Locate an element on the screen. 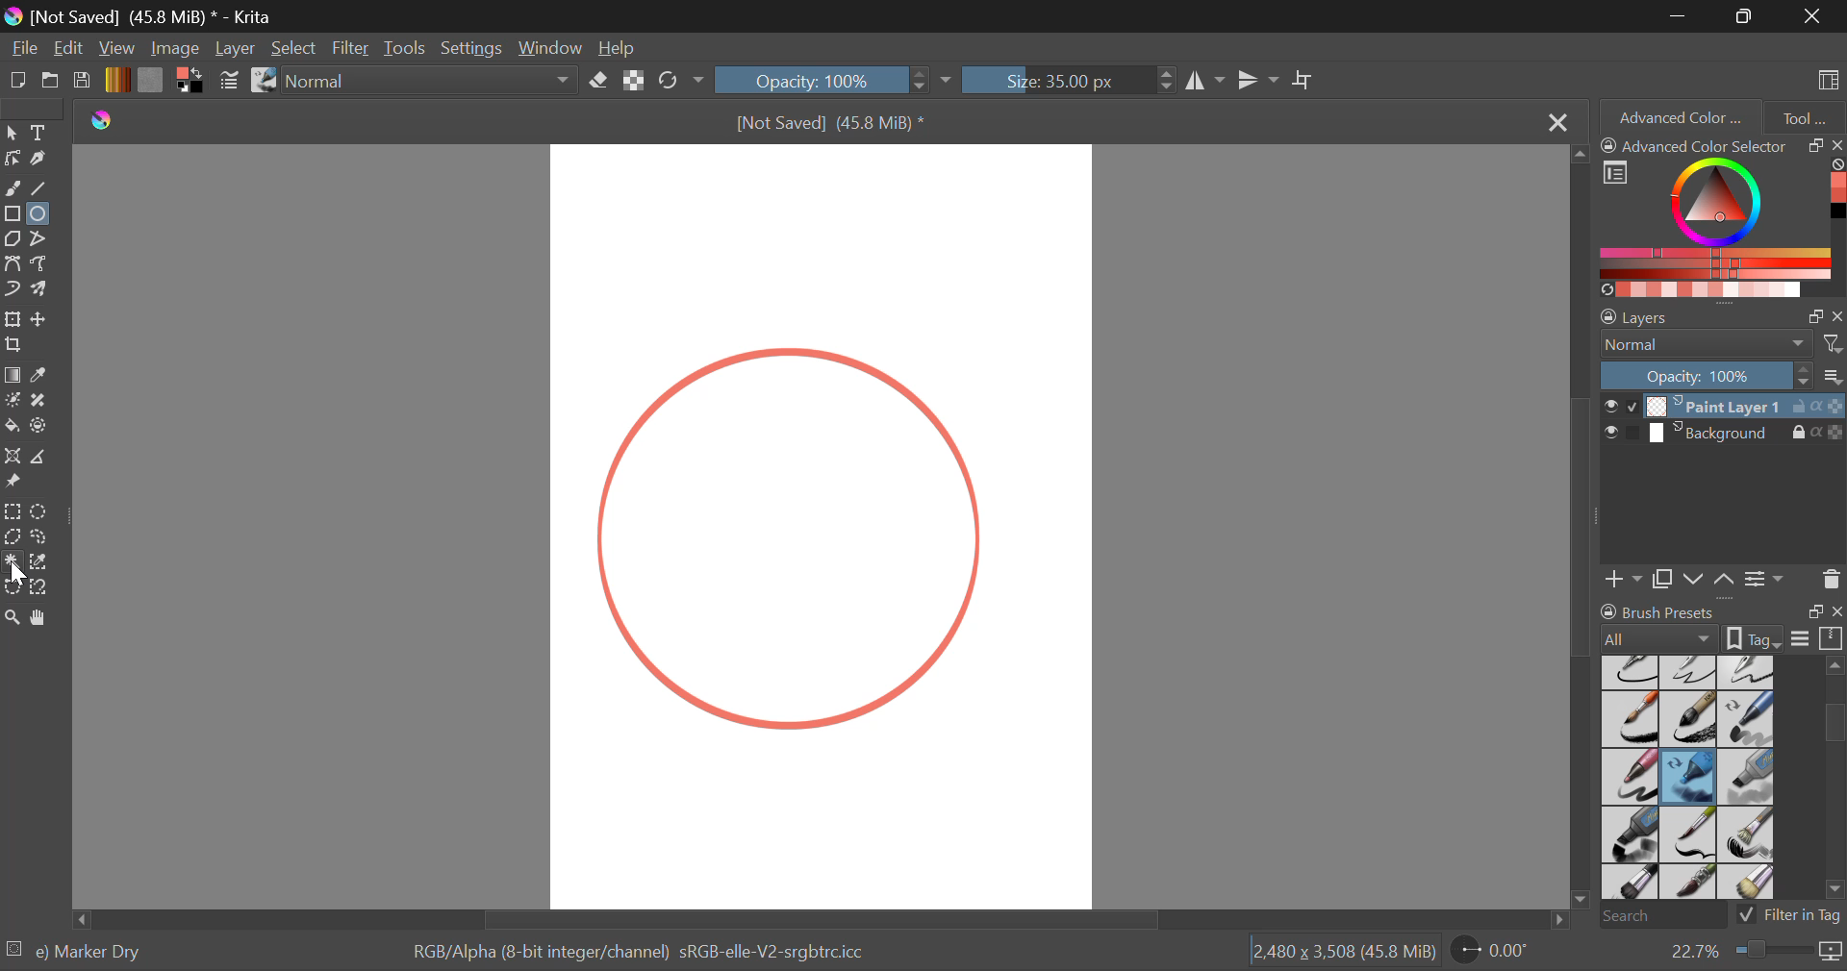 The height and width of the screenshot is (971, 1847). Krita Logo is located at coordinates (100, 121).